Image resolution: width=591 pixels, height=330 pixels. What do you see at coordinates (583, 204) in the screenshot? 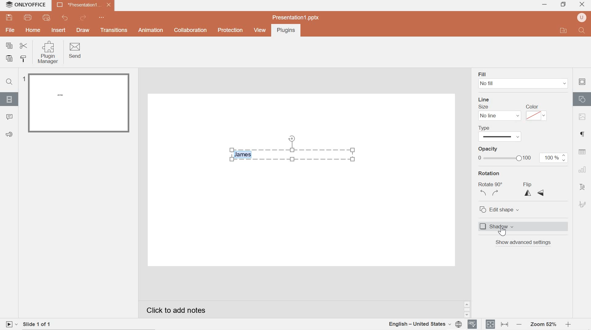
I see `signature` at bounding box center [583, 204].